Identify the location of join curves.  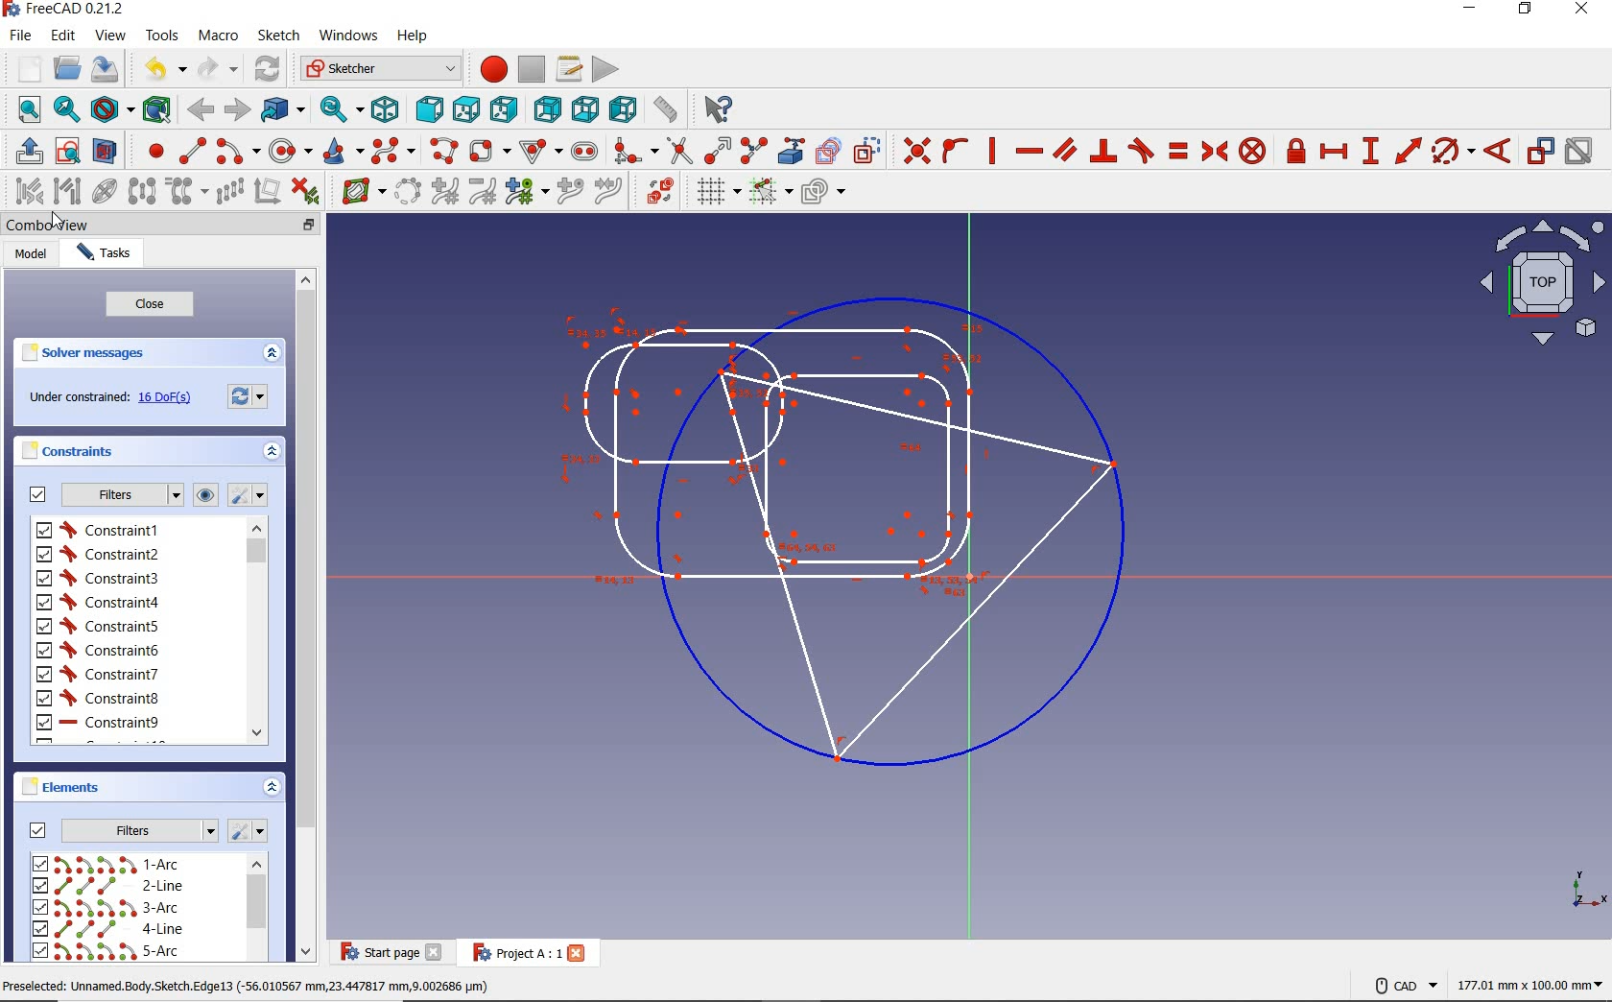
(607, 191).